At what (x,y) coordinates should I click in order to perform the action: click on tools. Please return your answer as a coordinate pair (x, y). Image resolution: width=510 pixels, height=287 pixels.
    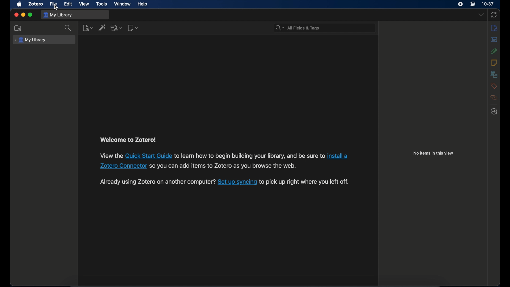
    Looking at the image, I should click on (101, 4).